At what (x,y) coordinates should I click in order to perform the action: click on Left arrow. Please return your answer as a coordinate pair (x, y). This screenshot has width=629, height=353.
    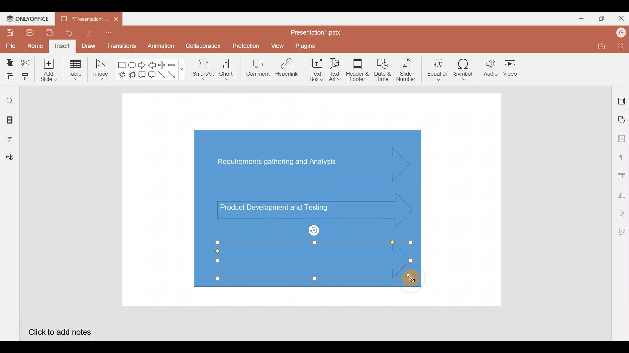
    Looking at the image, I should click on (153, 65).